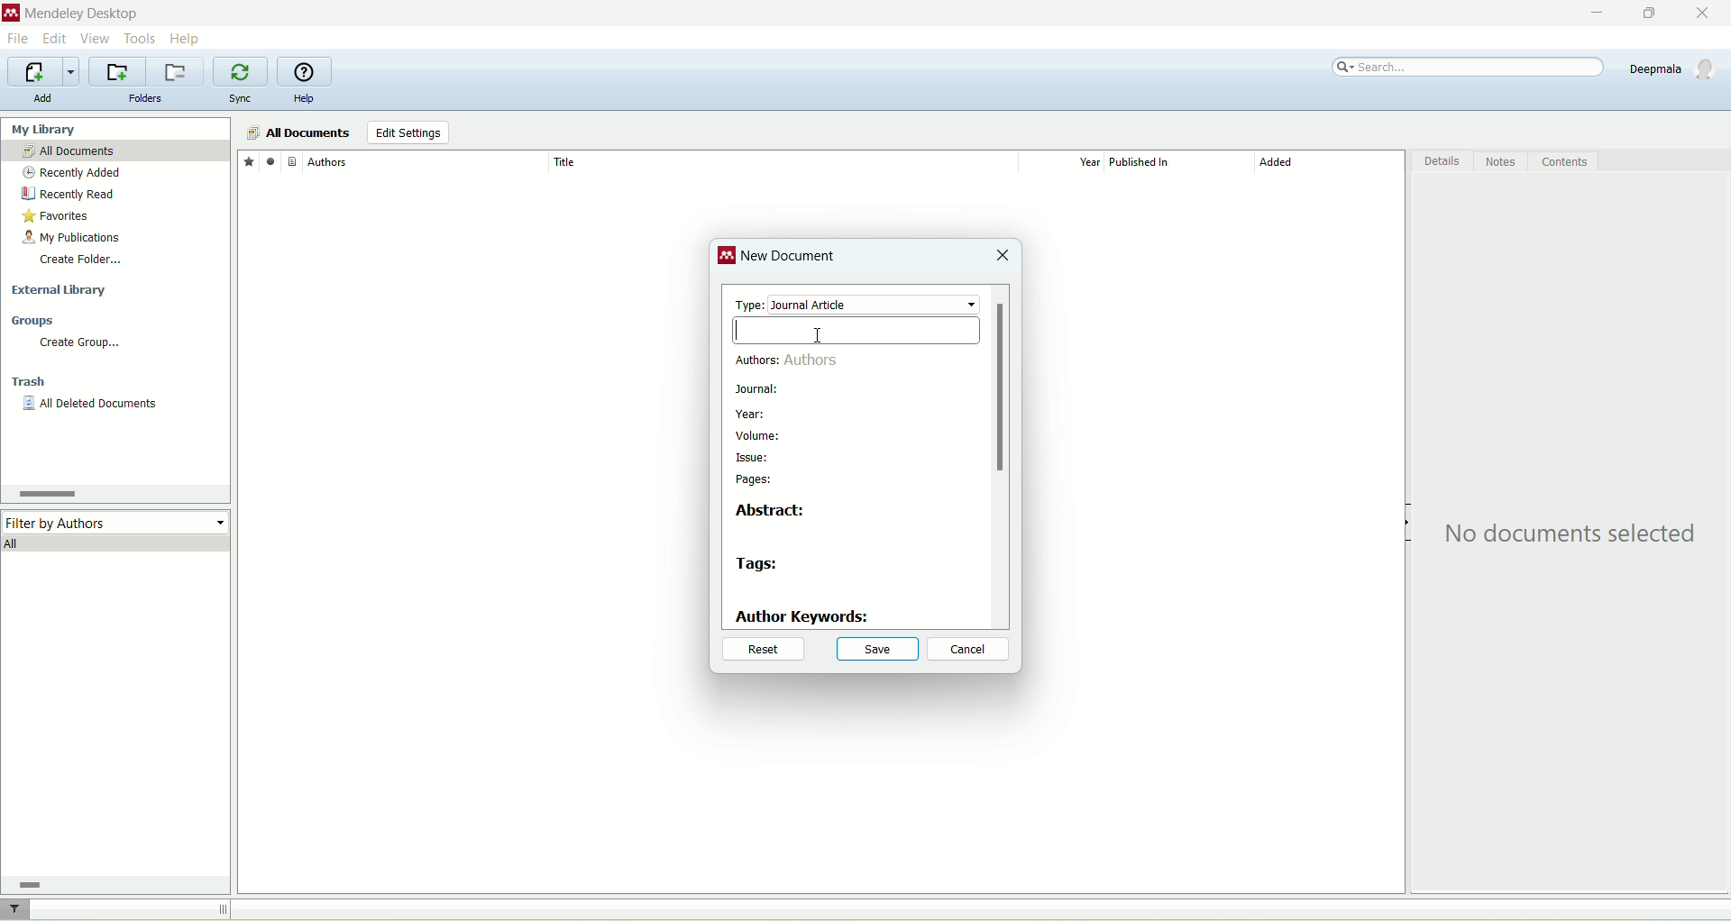 The height and width of the screenshot is (921, 1731). I want to click on vertical scroll bar, so click(1000, 455).